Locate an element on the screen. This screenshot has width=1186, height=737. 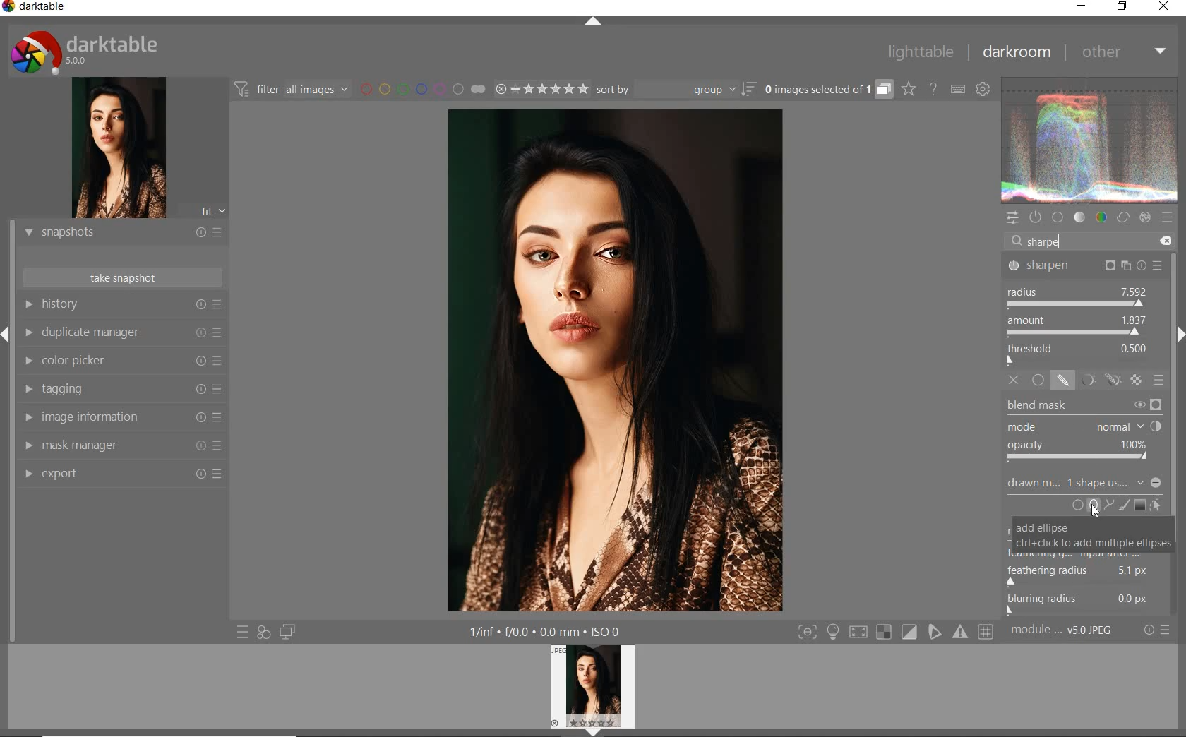
task bar is located at coordinates (1175, 435).